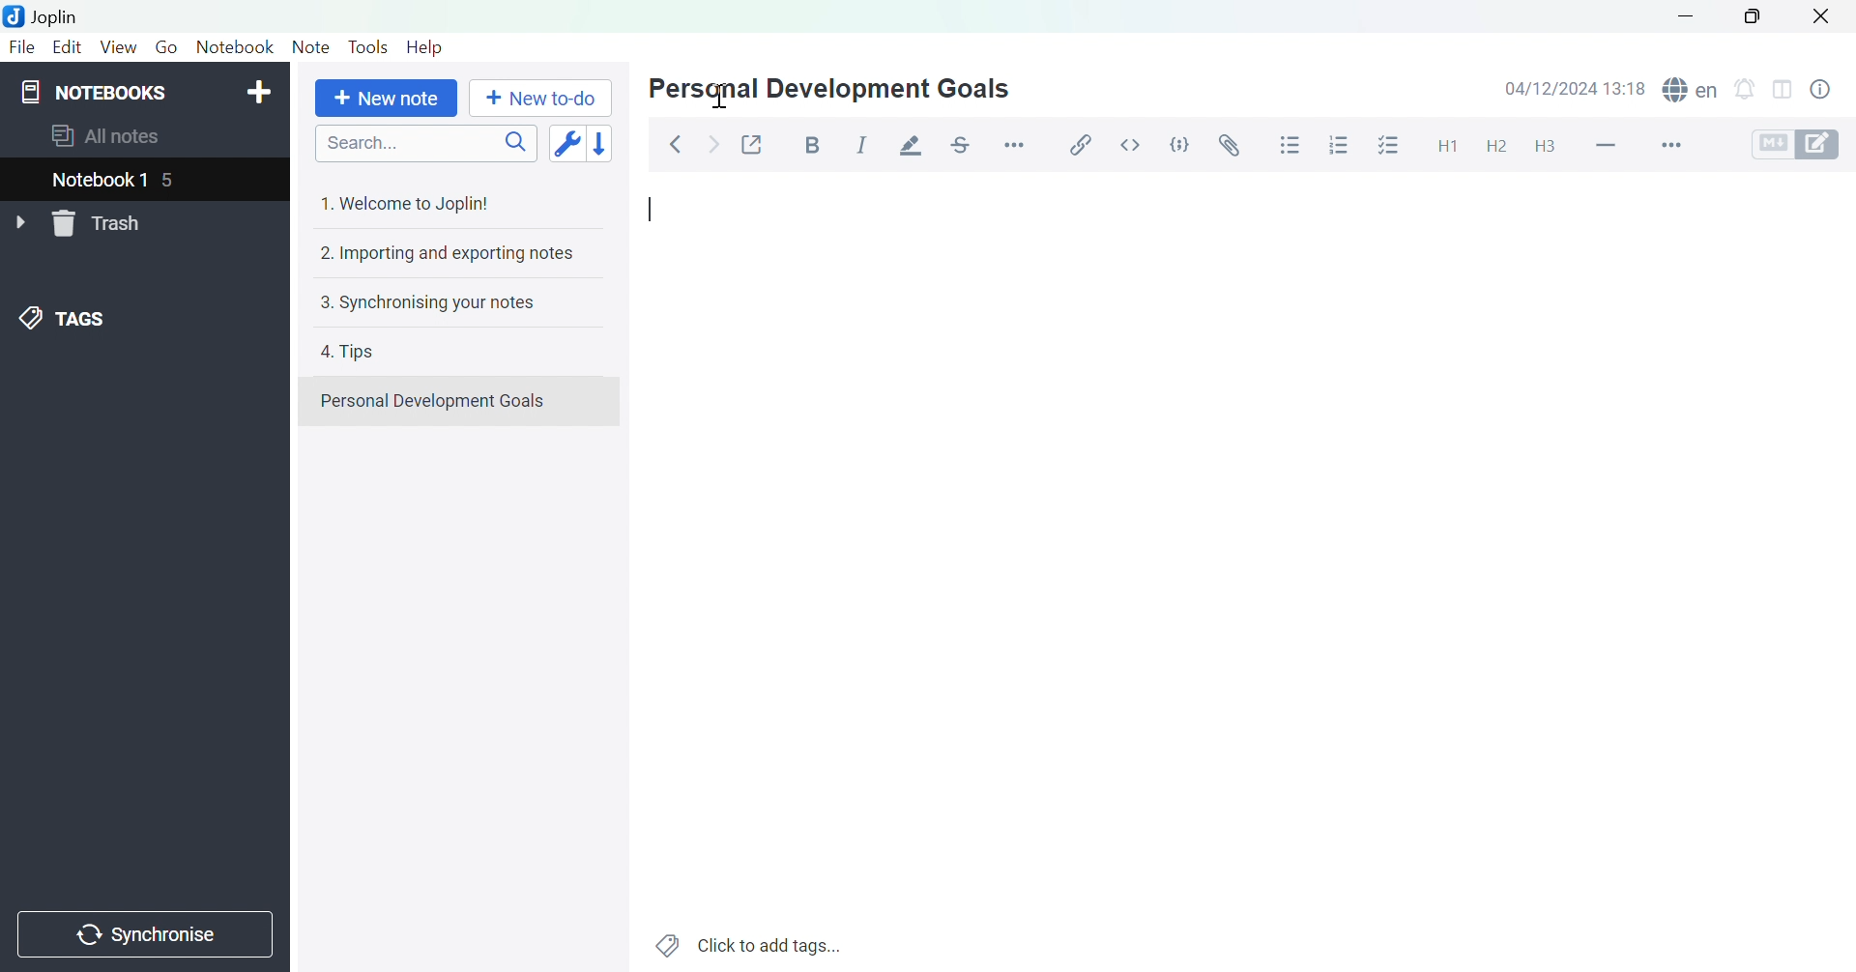  Describe the element at coordinates (1291, 147) in the screenshot. I see `Bulleted list` at that location.